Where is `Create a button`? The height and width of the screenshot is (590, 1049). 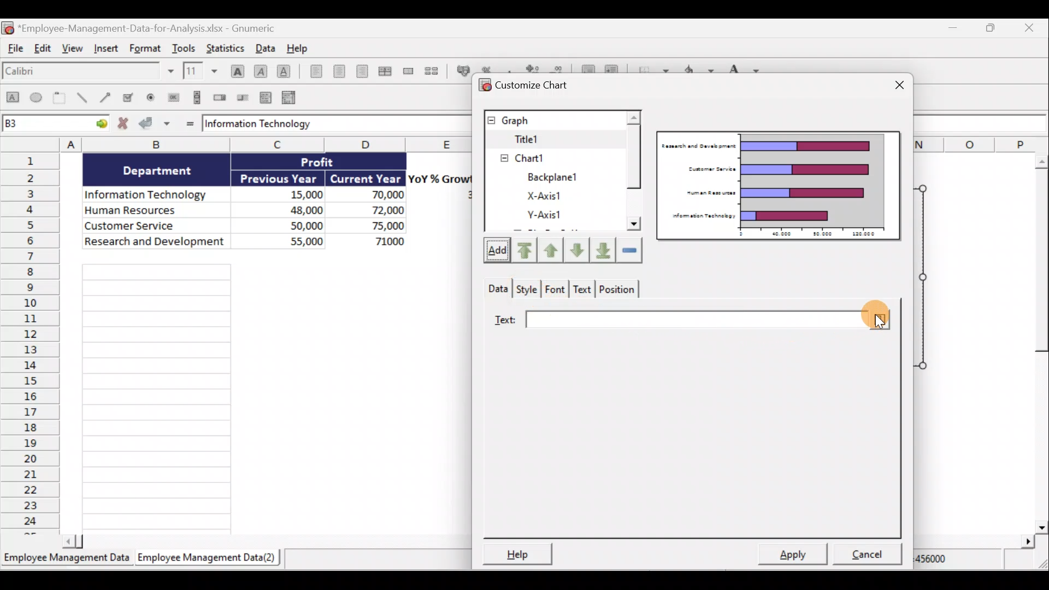 Create a button is located at coordinates (173, 96).